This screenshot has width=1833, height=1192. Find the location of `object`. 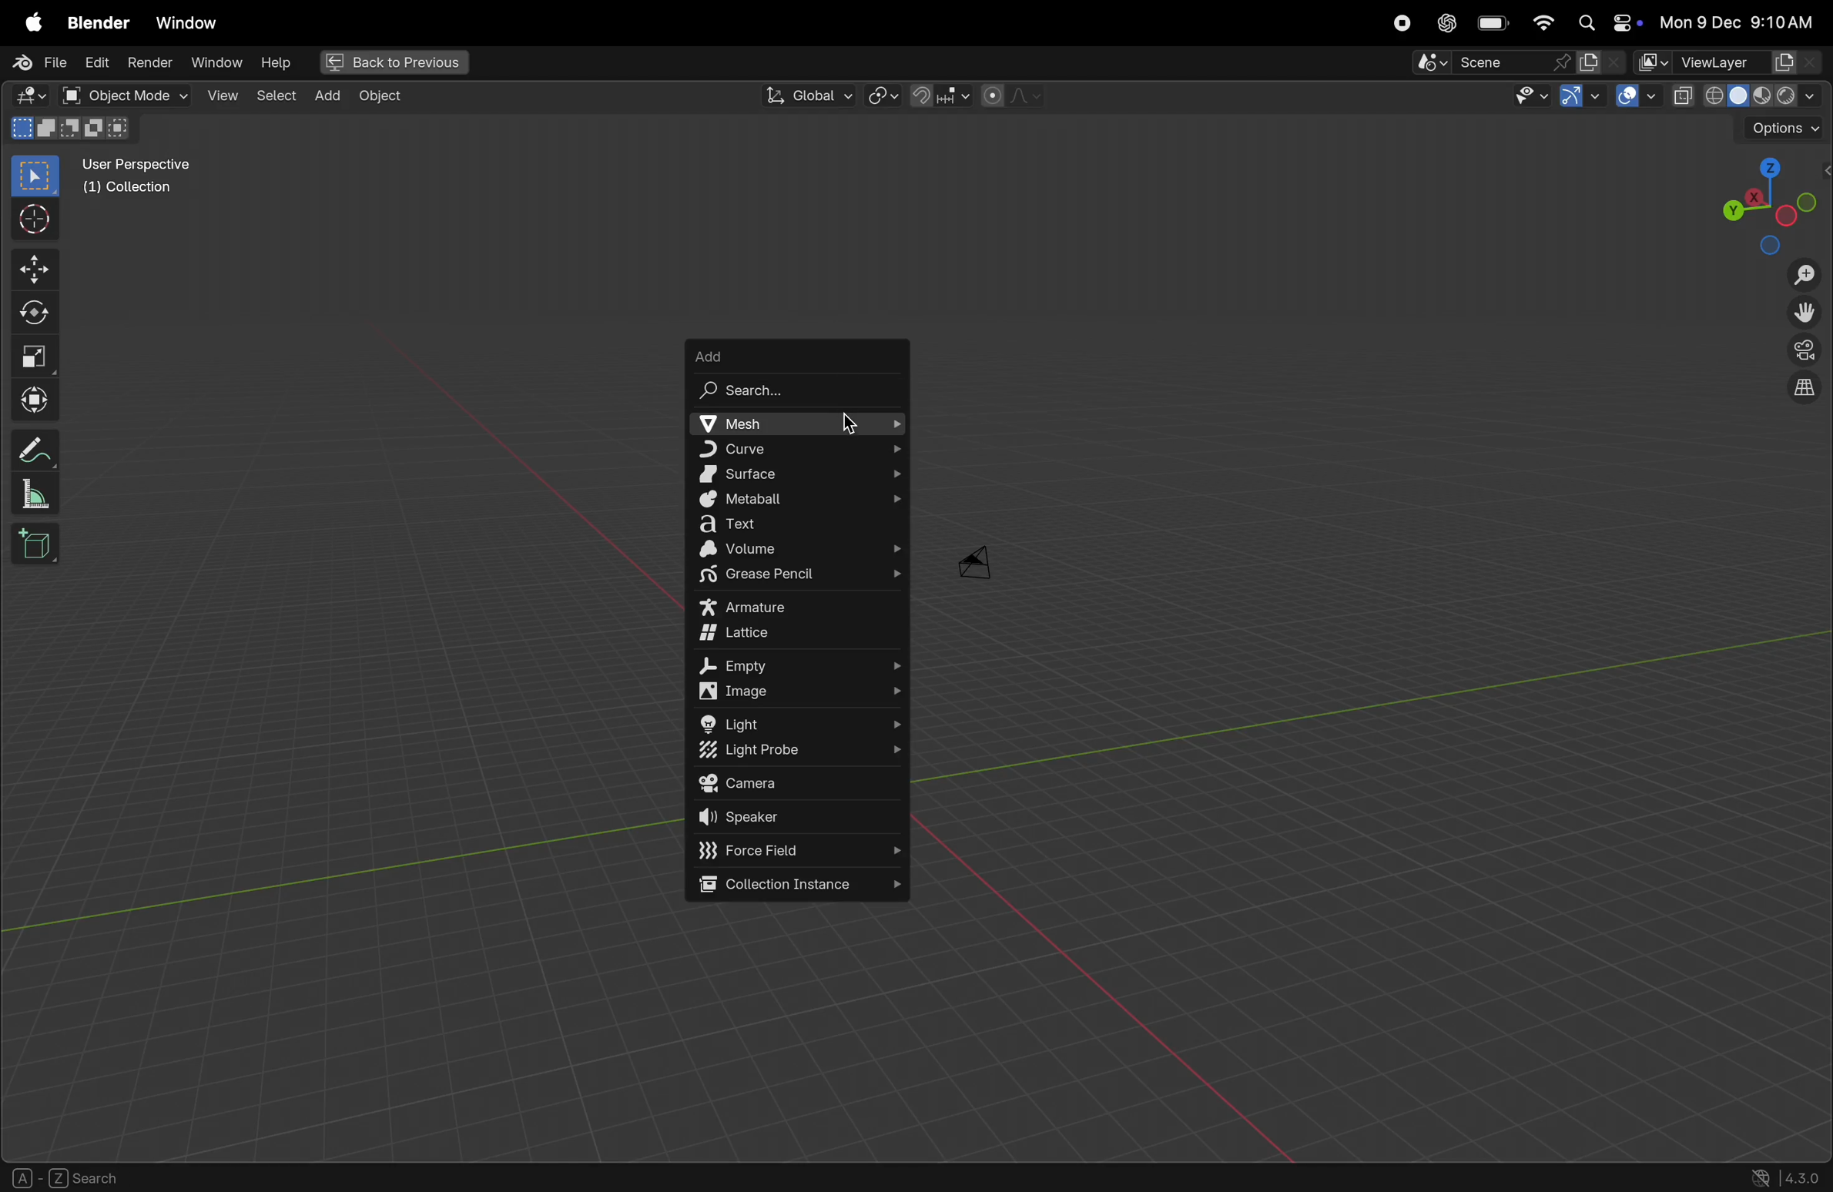

object is located at coordinates (380, 96).